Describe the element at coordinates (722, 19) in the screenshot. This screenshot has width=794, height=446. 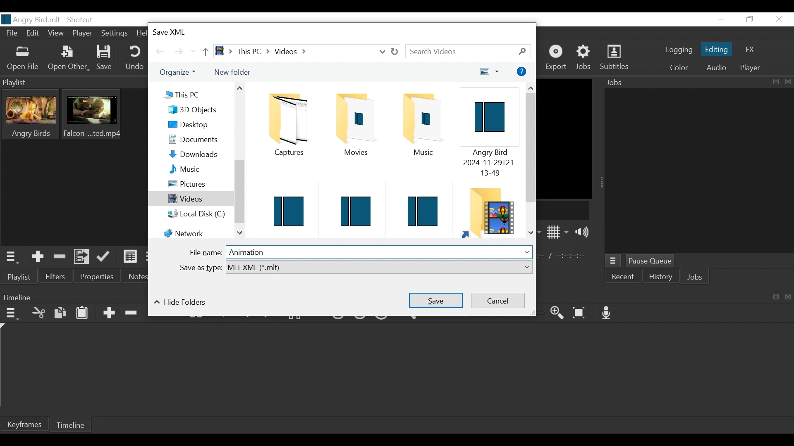
I see `minimize` at that location.